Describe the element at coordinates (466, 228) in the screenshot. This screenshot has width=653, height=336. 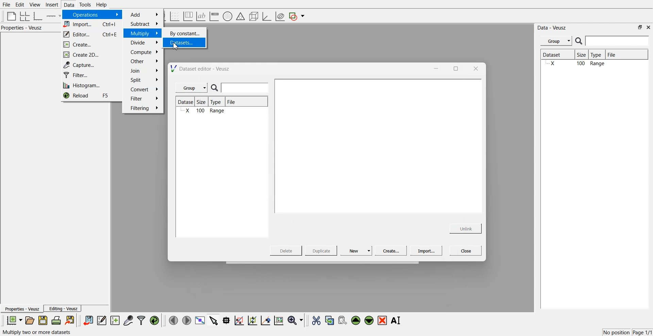
I see `Unlink` at that location.